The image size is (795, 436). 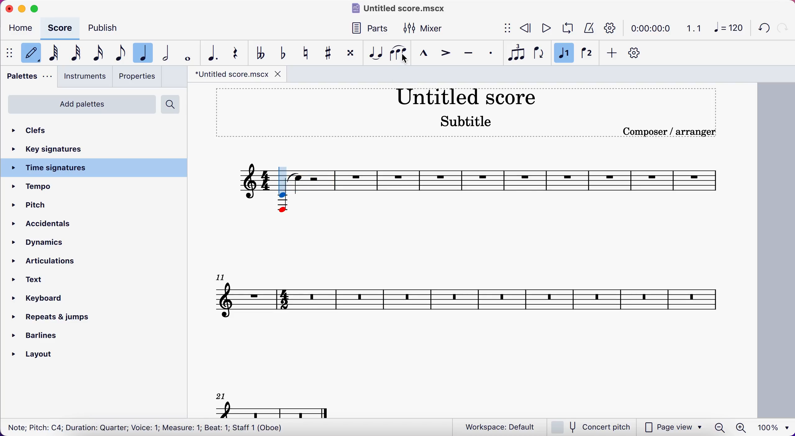 What do you see at coordinates (144, 427) in the screenshot?
I see `note: pitch: c4; duration: quarter; voice 1; measure 1; beat: 1, staff 1 (oboe)` at bounding box center [144, 427].